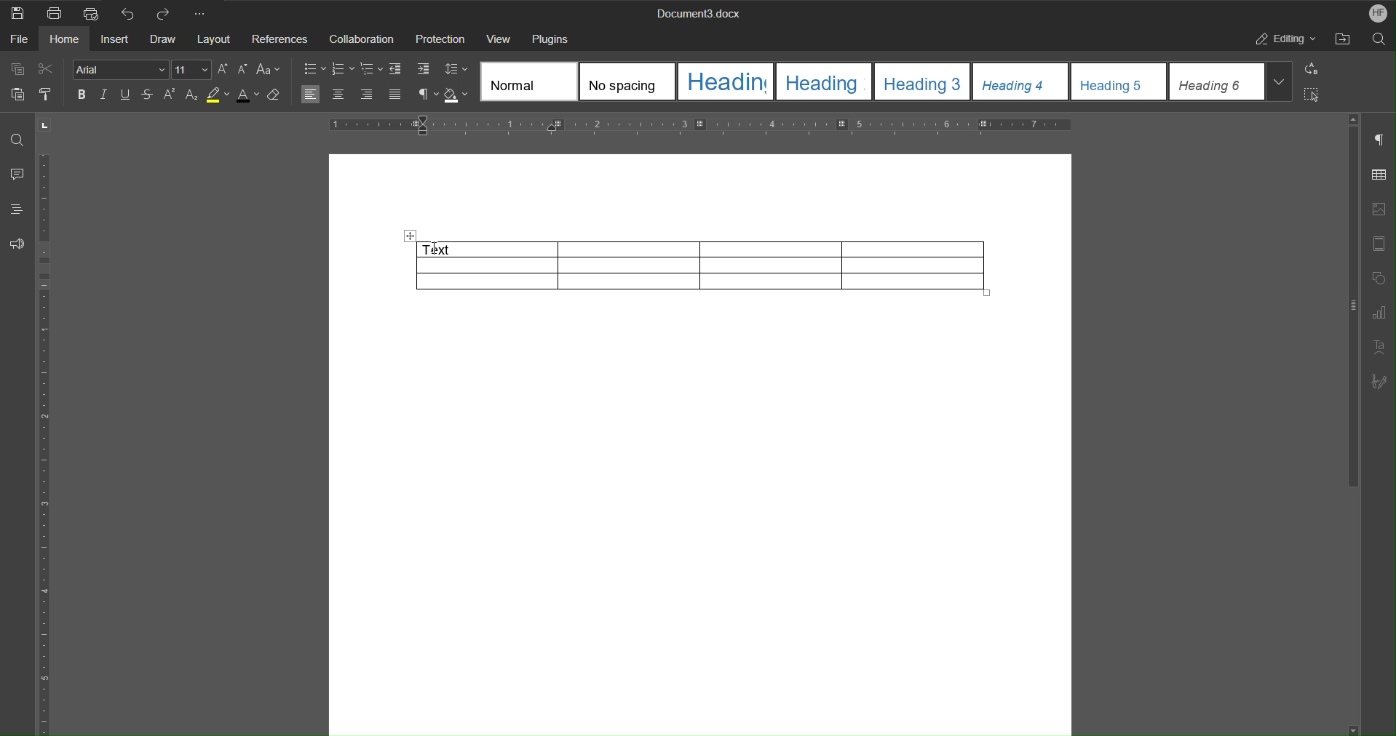 This screenshot has width=1396, height=736. What do you see at coordinates (1380, 208) in the screenshot?
I see `Image Settings` at bounding box center [1380, 208].